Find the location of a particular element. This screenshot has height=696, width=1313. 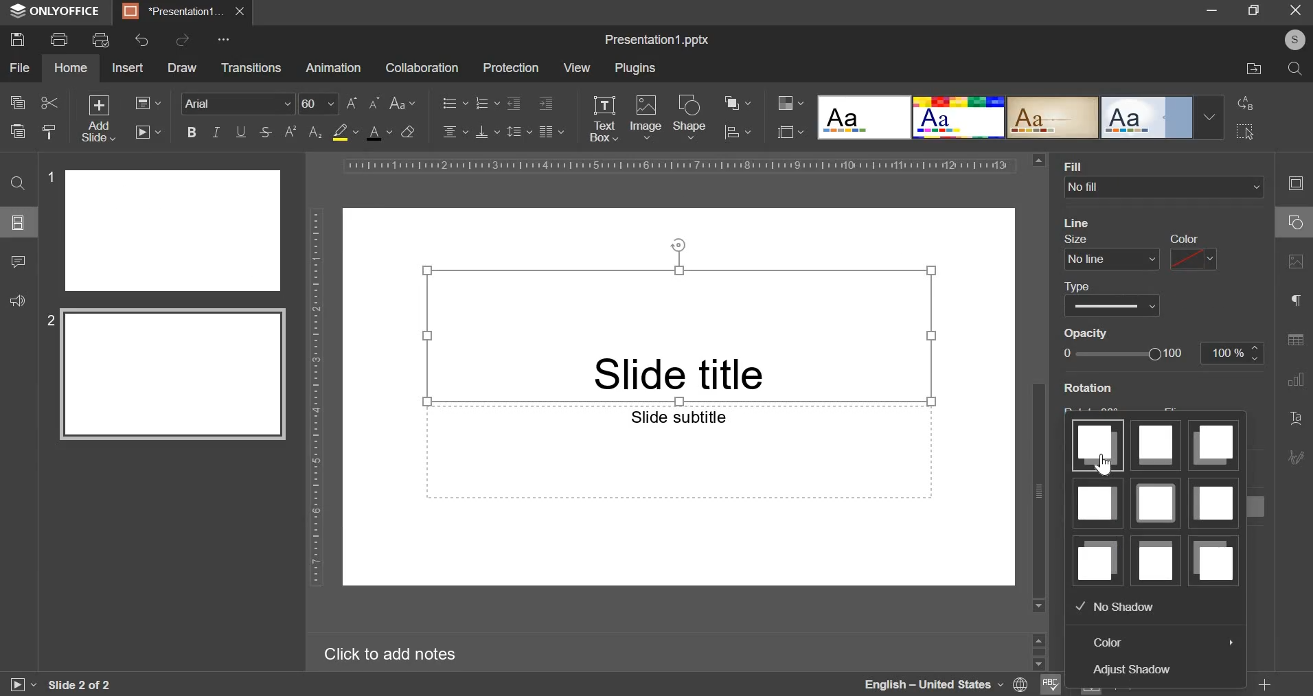

color design is located at coordinates (790, 103).